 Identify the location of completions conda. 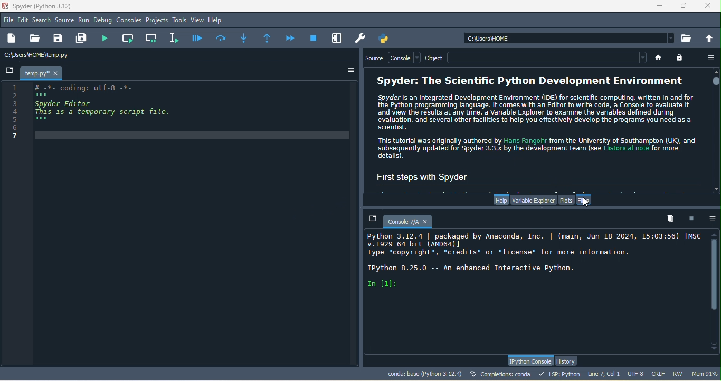
(502, 375).